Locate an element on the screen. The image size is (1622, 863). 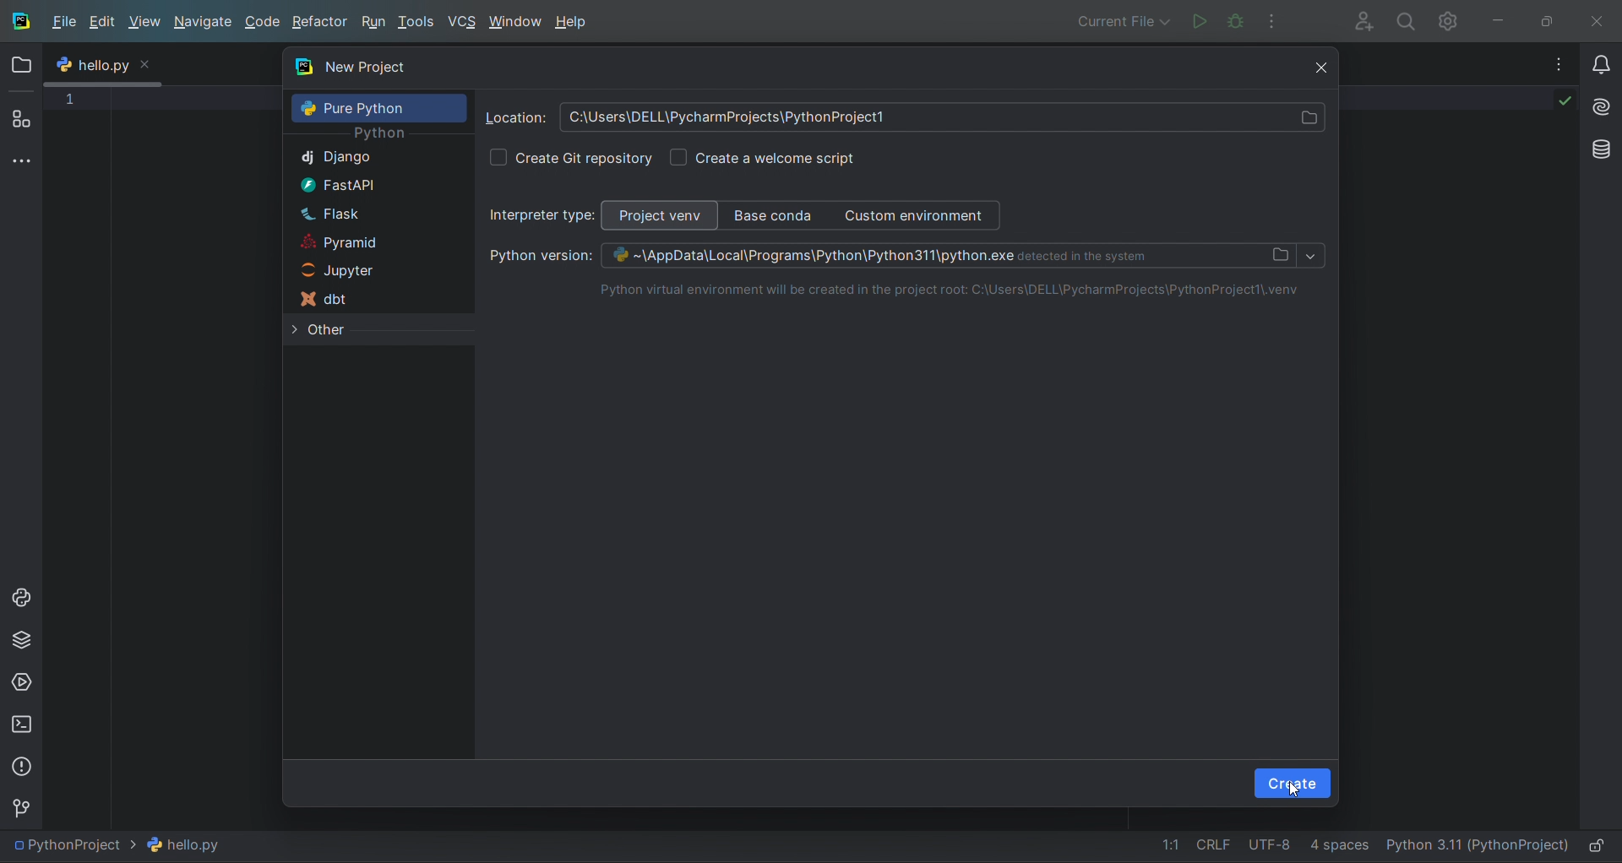
close is located at coordinates (1312, 65).